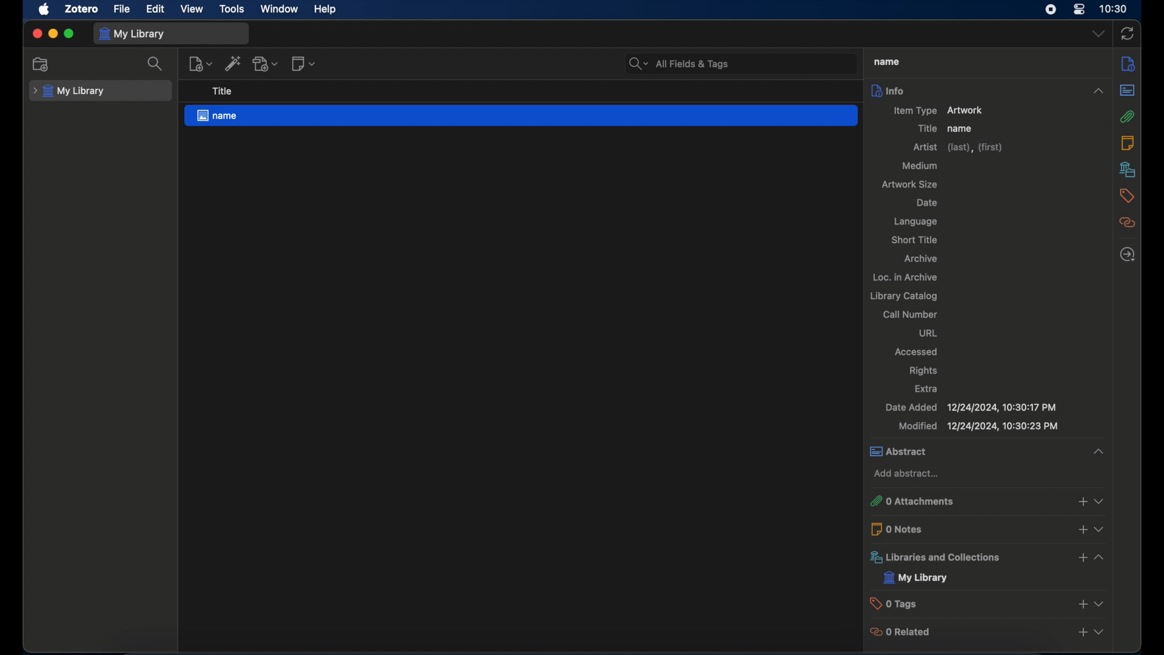 This screenshot has width=1164, height=655. I want to click on accessed, so click(917, 351).